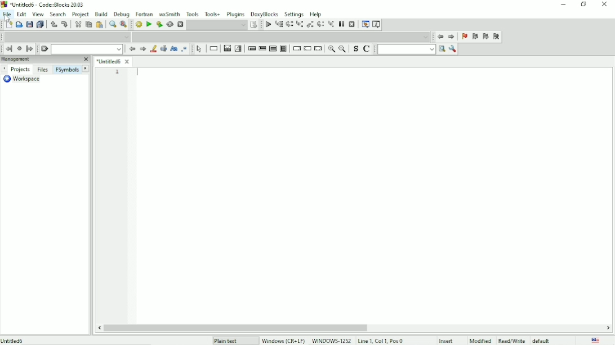 The height and width of the screenshot is (345, 615). Describe the element at coordinates (199, 49) in the screenshot. I see `Select` at that location.